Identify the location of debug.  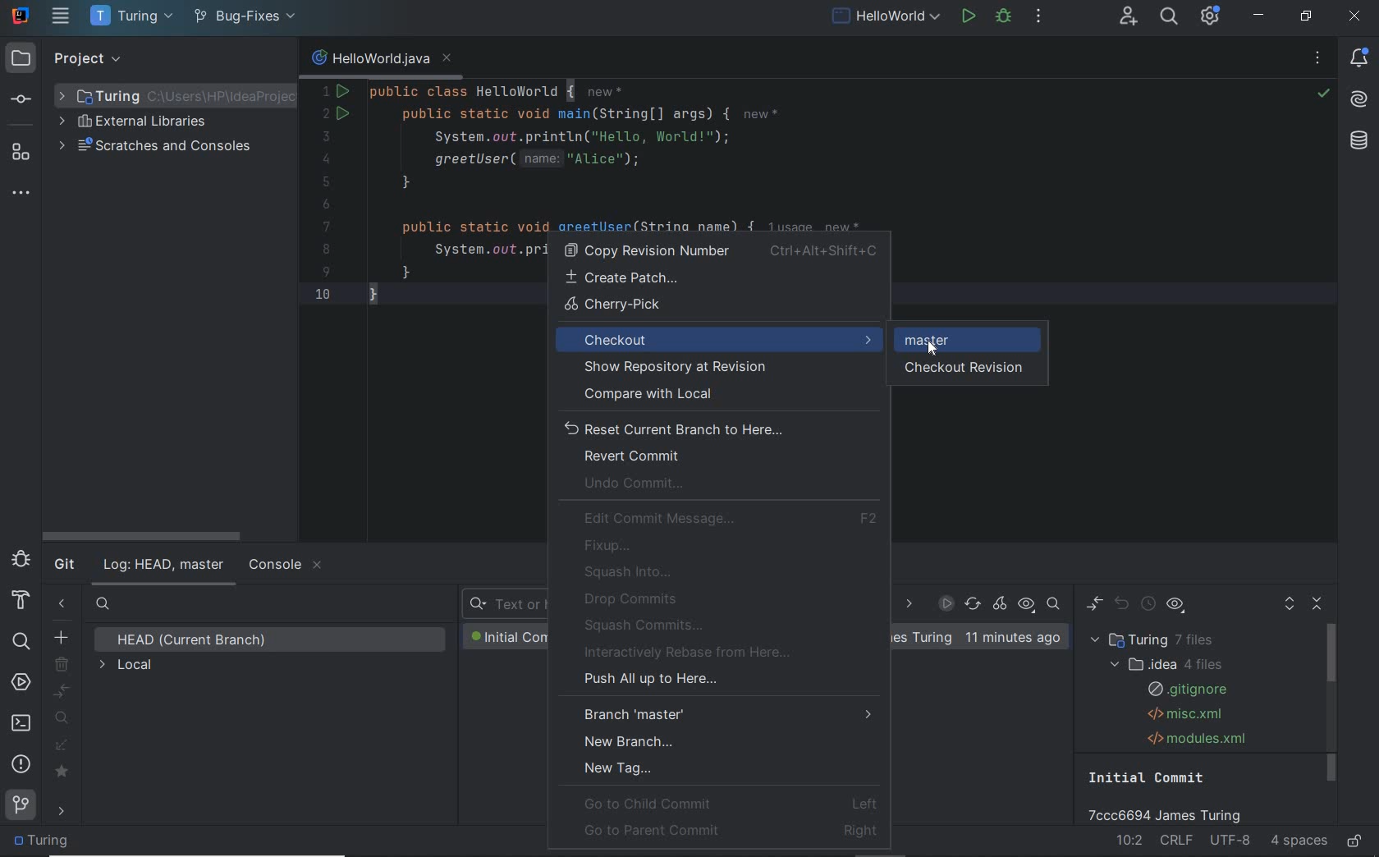
(21, 559).